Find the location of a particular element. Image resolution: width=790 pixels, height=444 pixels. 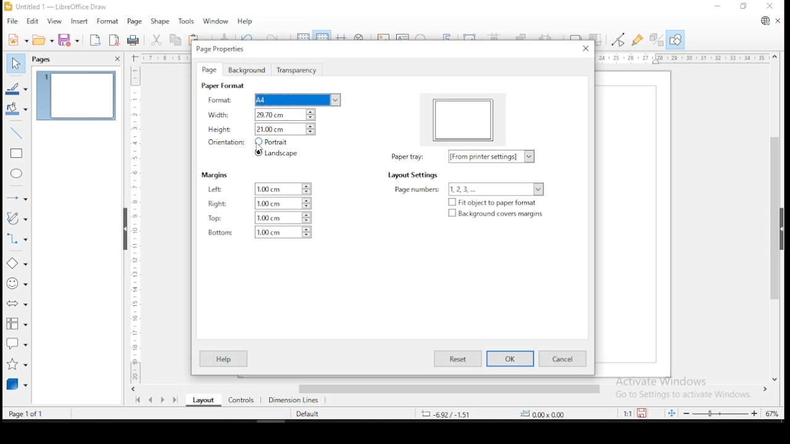

insert is located at coordinates (80, 22).